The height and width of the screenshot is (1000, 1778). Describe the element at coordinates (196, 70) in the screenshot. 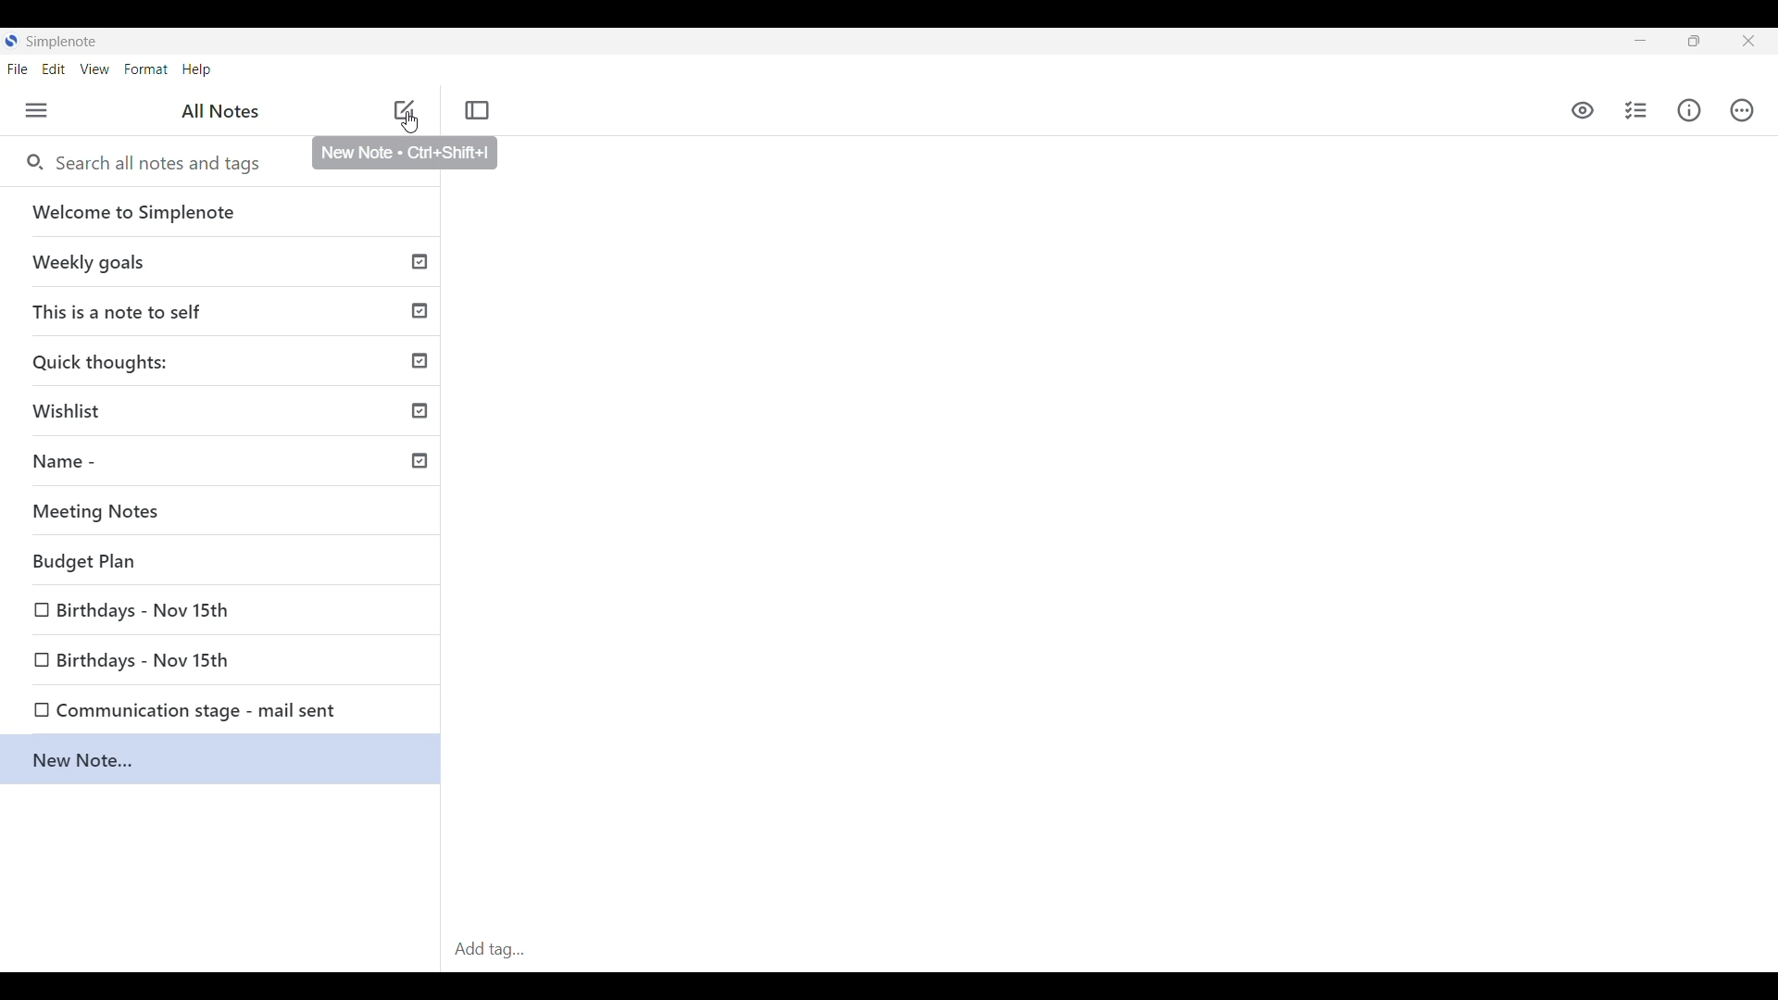

I see `Help` at that location.